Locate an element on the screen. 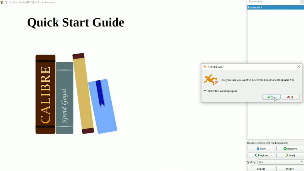 Image resolution: width=304 pixels, height=171 pixels. cursor is located at coordinates (275, 100).